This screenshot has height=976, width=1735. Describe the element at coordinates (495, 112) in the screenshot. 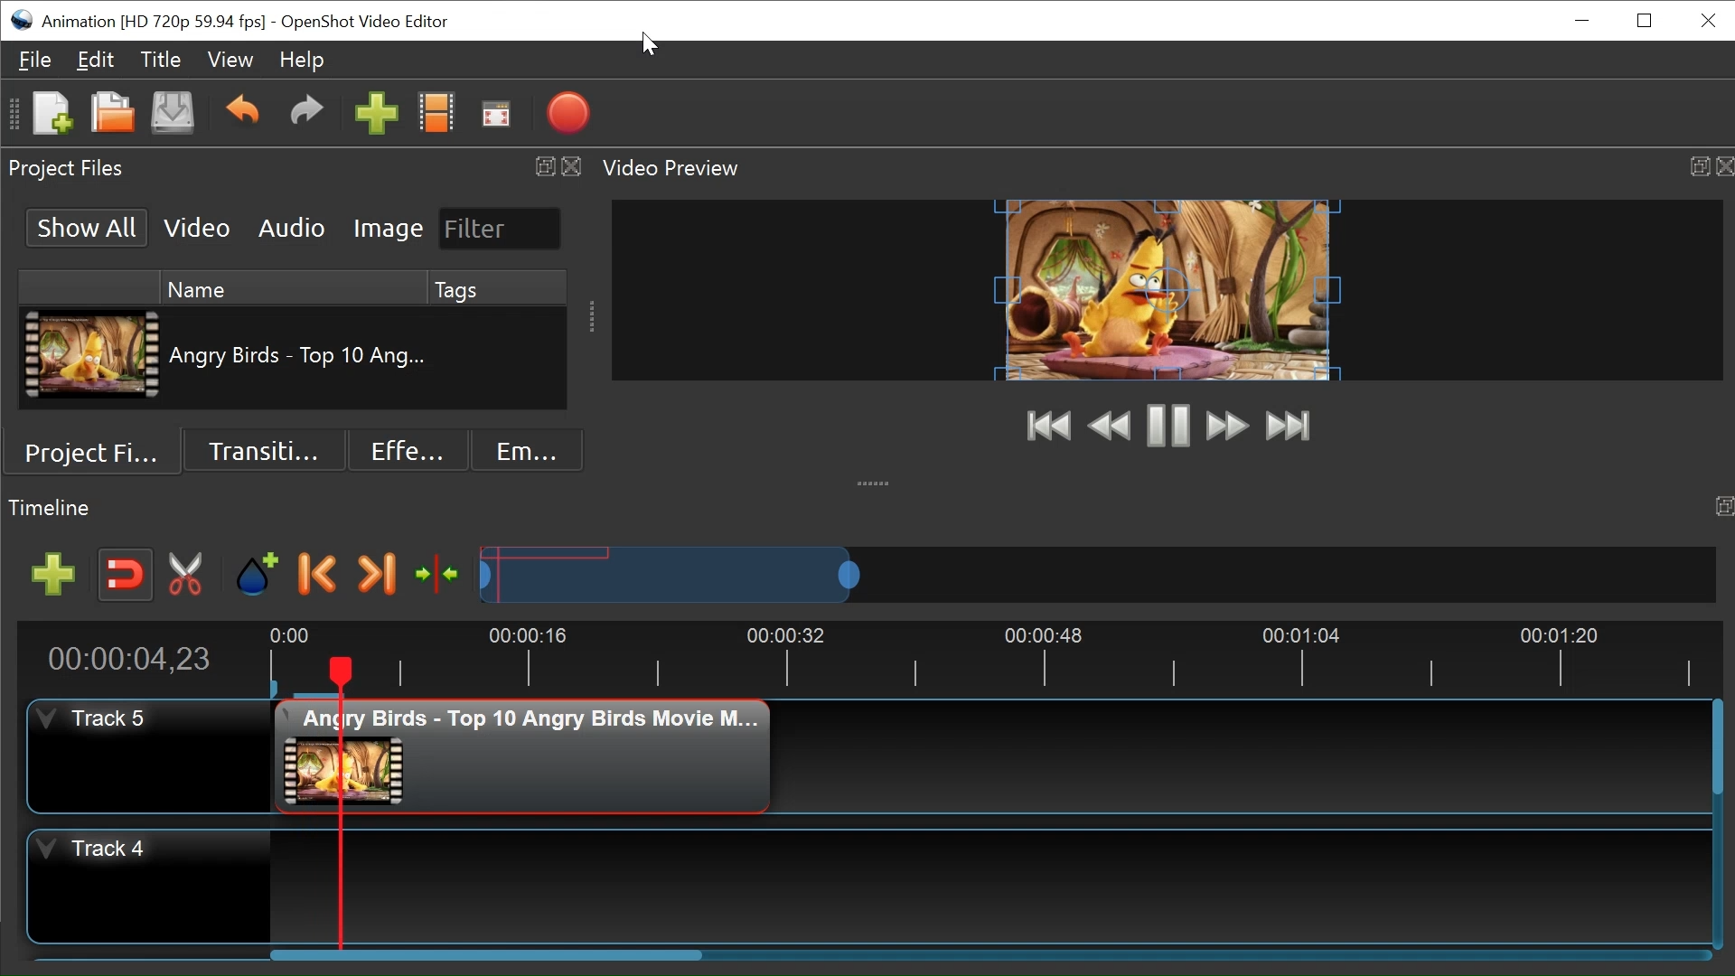

I see `Fullscreen` at that location.